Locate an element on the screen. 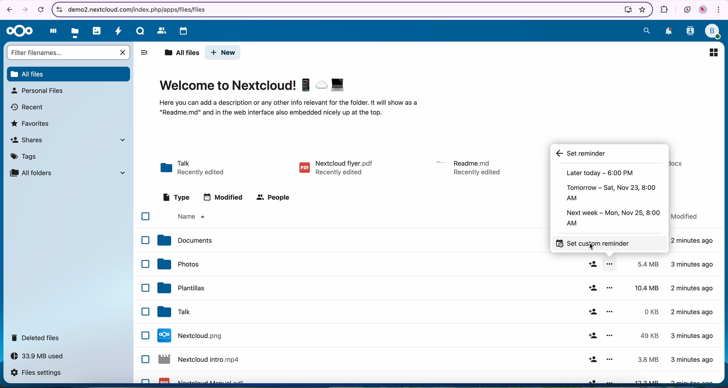 Image resolution: width=728 pixels, height=388 pixels. tak is located at coordinates (177, 312).